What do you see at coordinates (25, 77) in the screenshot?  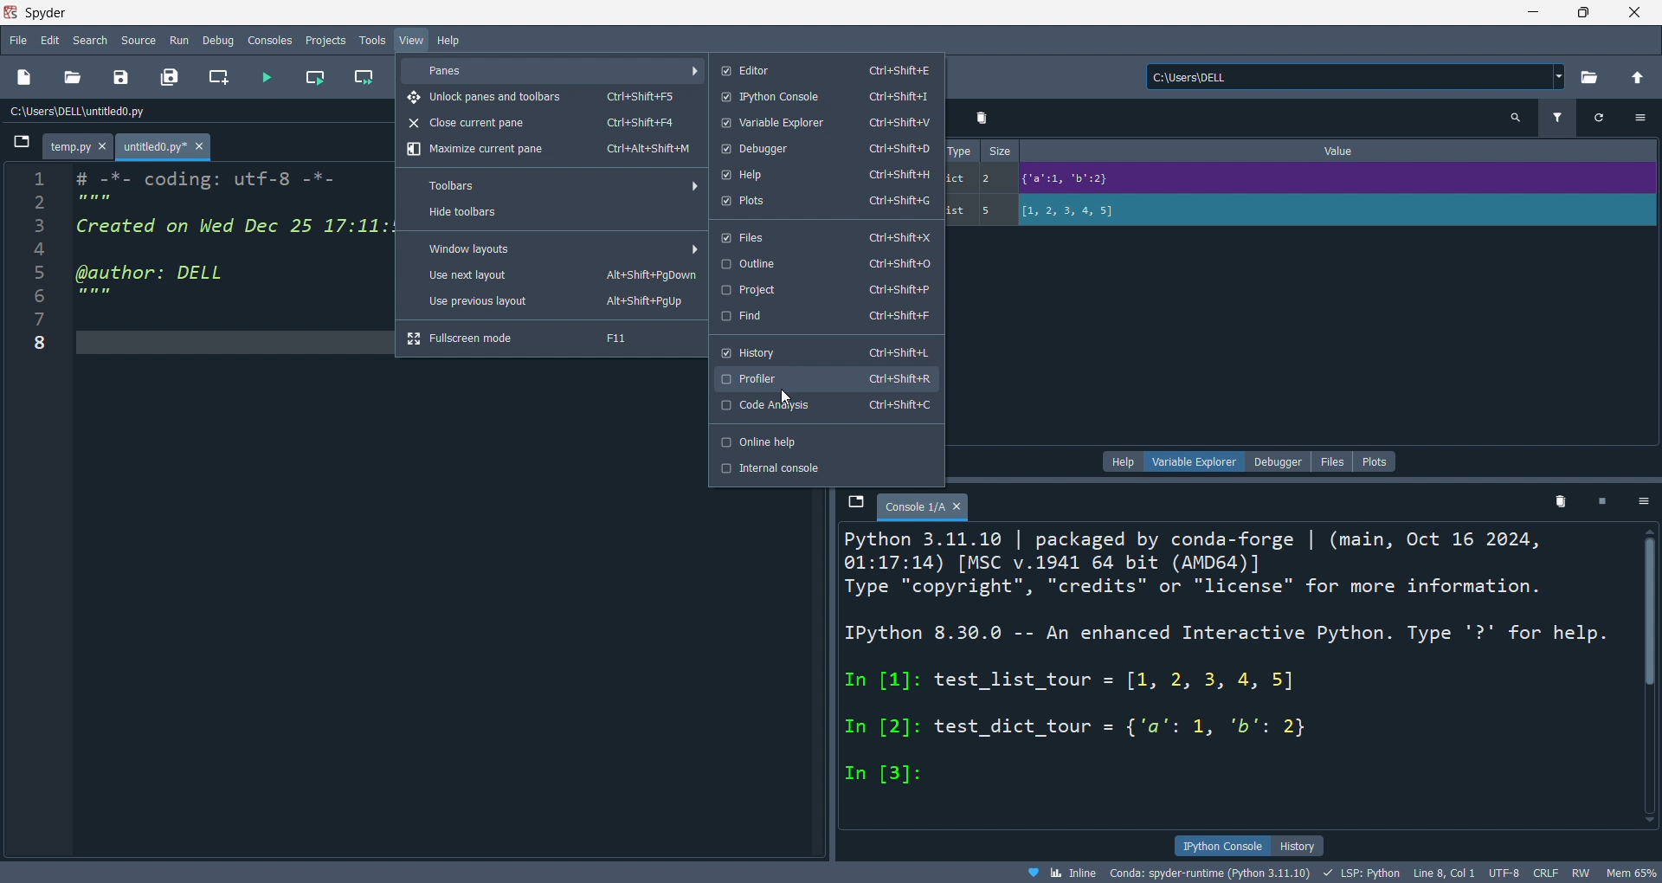 I see `new file` at bounding box center [25, 77].